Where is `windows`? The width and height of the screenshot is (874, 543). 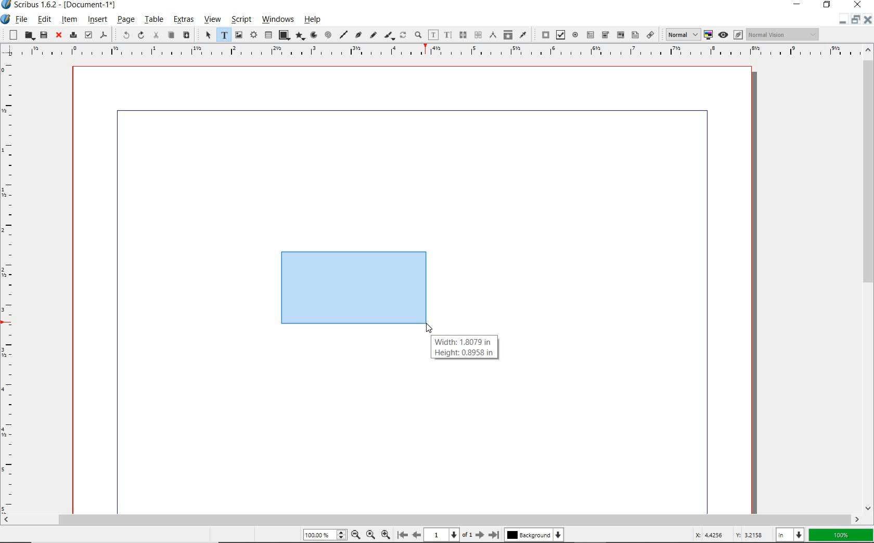
windows is located at coordinates (279, 20).